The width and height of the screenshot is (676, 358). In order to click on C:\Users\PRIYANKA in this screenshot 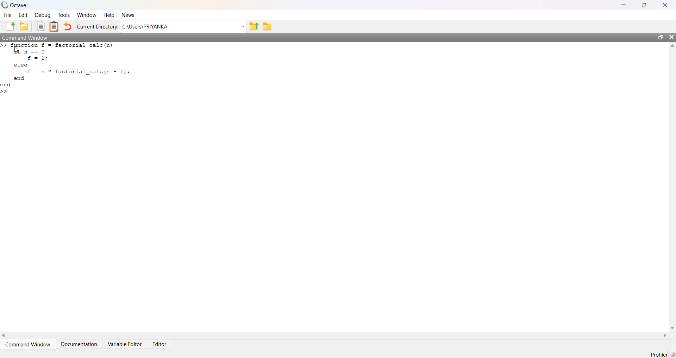, I will do `click(146, 27)`.